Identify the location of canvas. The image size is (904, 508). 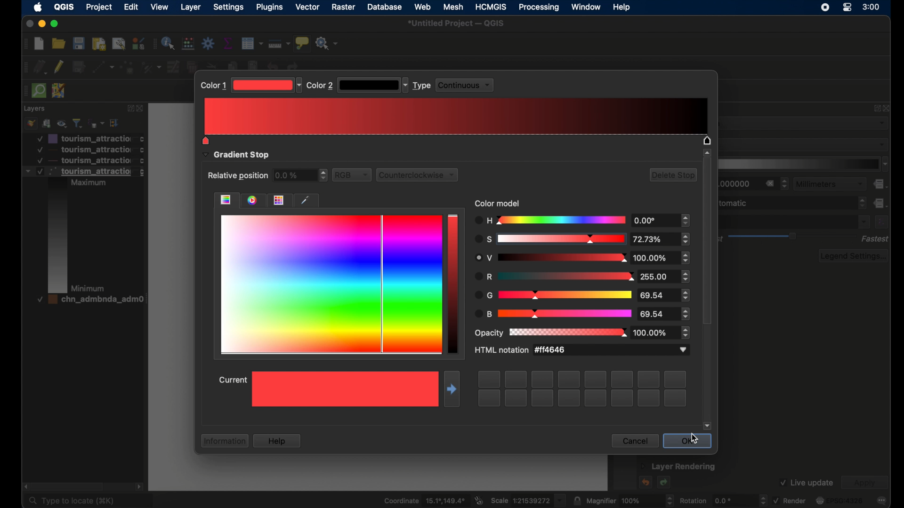
(379, 474).